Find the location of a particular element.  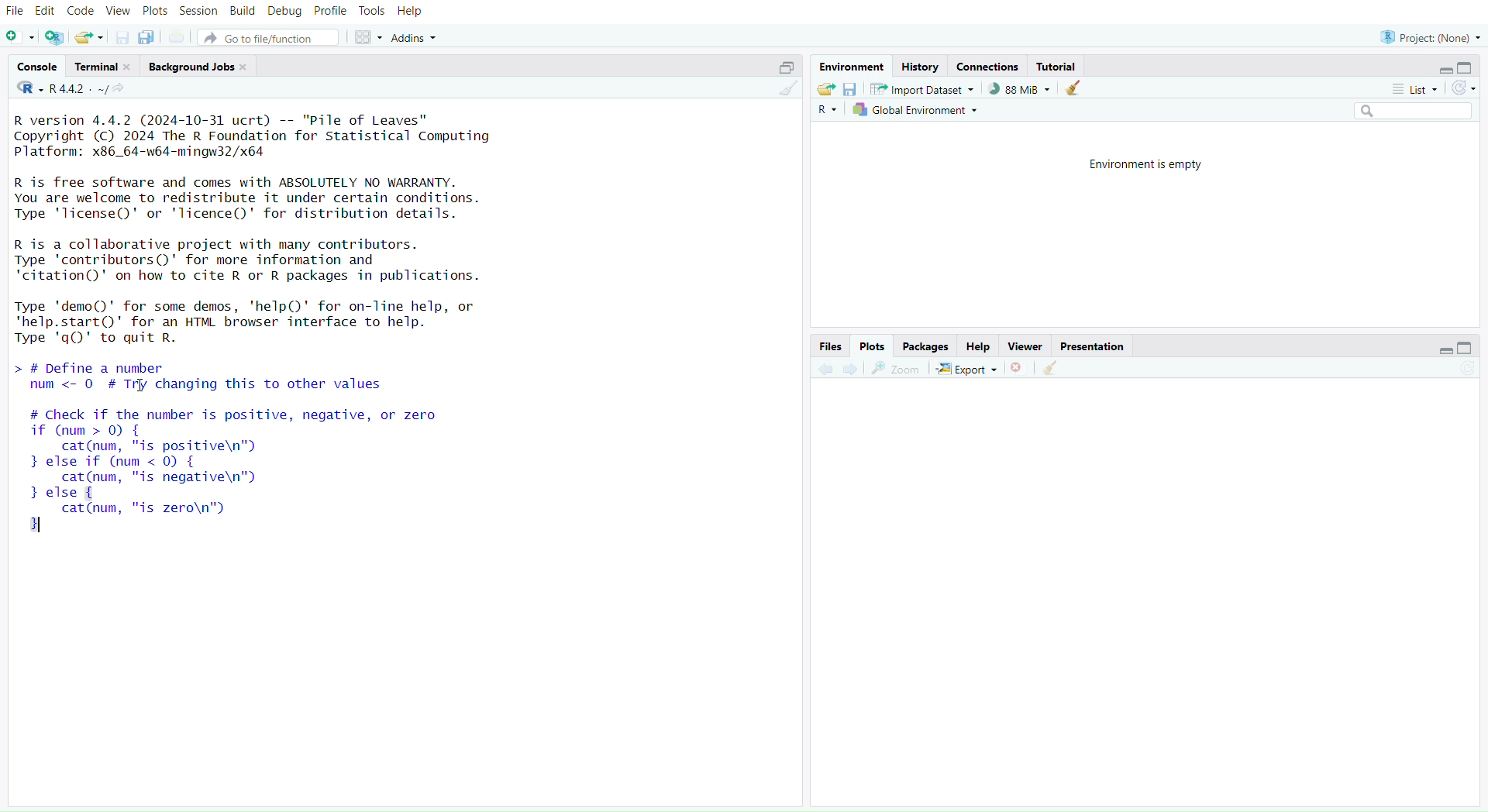

export is located at coordinates (966, 370).